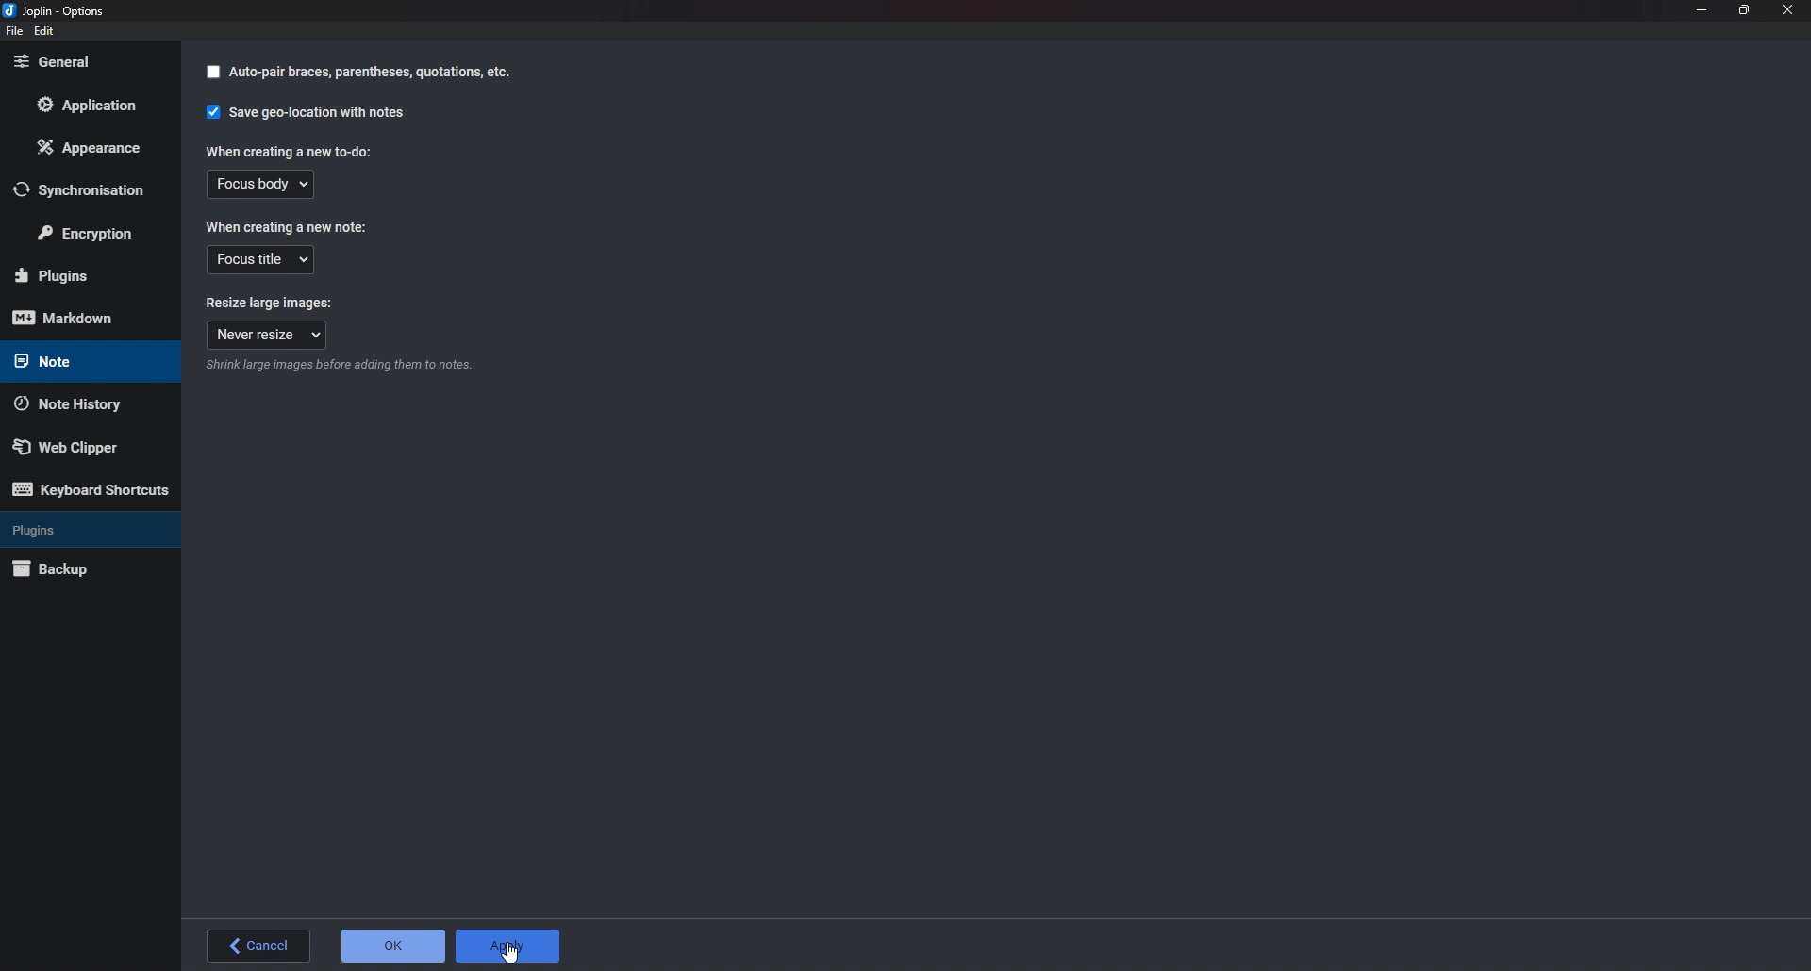 The width and height of the screenshot is (1811, 971). Describe the element at coordinates (506, 947) in the screenshot. I see `Apply` at that location.